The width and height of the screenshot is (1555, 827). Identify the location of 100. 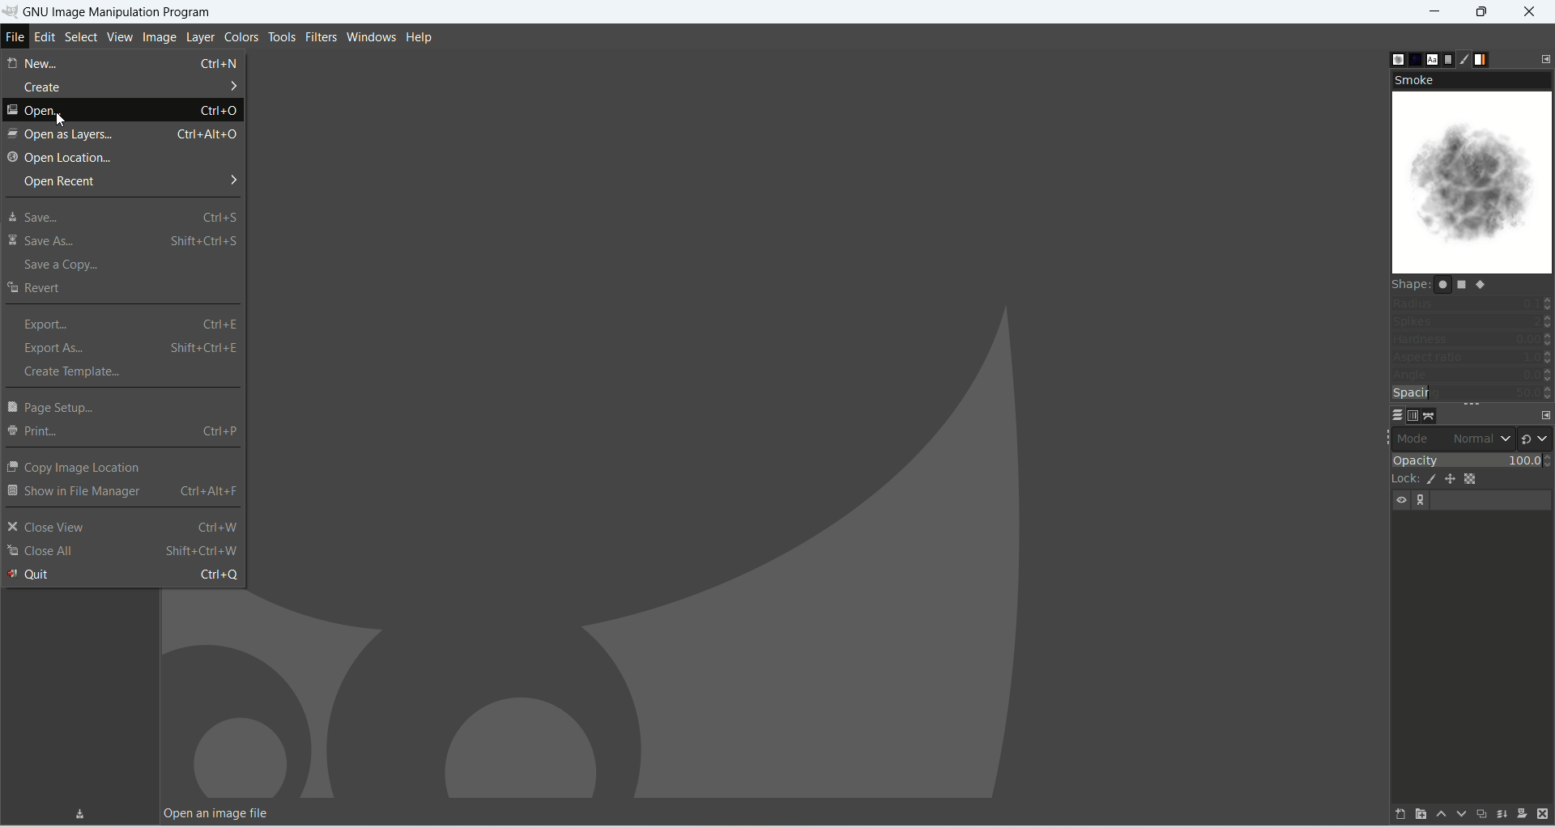
(1523, 461).